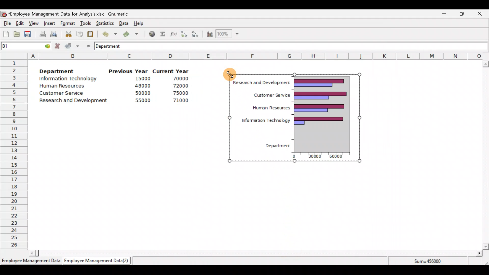 Image resolution: width=489 pixels, height=275 pixels. What do you see at coordinates (262, 121) in the screenshot?
I see `Information Technology` at bounding box center [262, 121].